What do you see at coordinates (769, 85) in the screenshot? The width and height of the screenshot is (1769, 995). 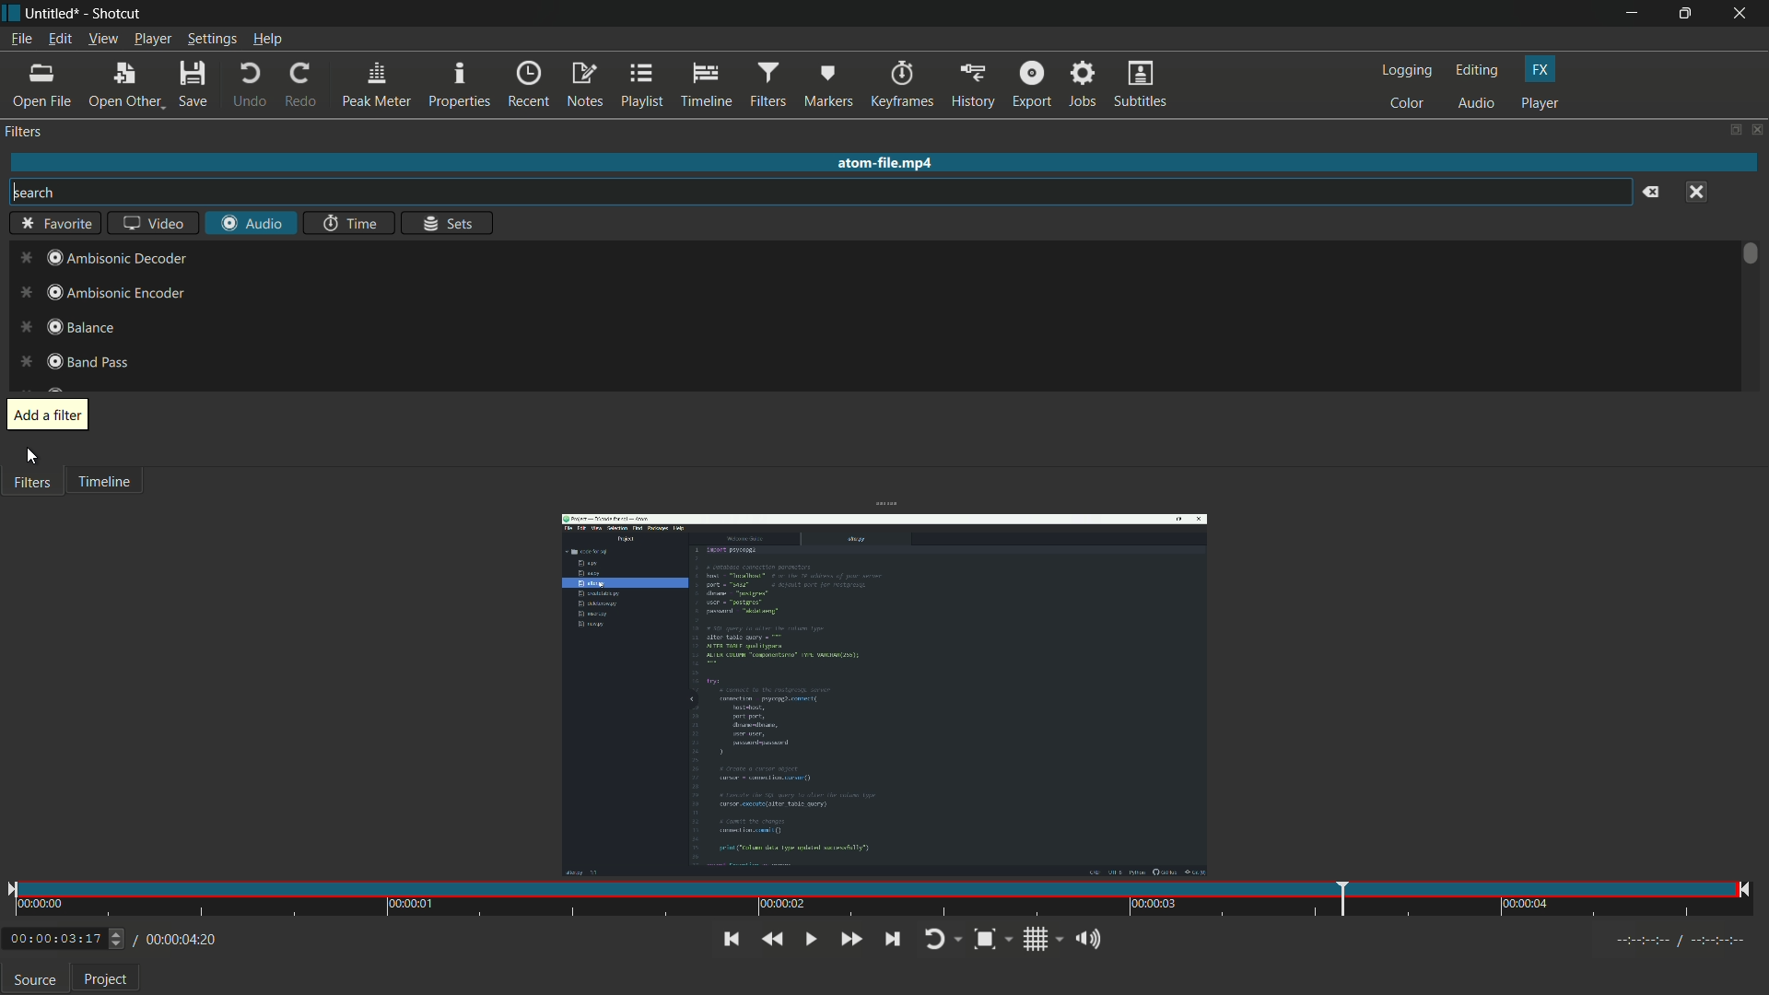 I see `filters` at bounding box center [769, 85].